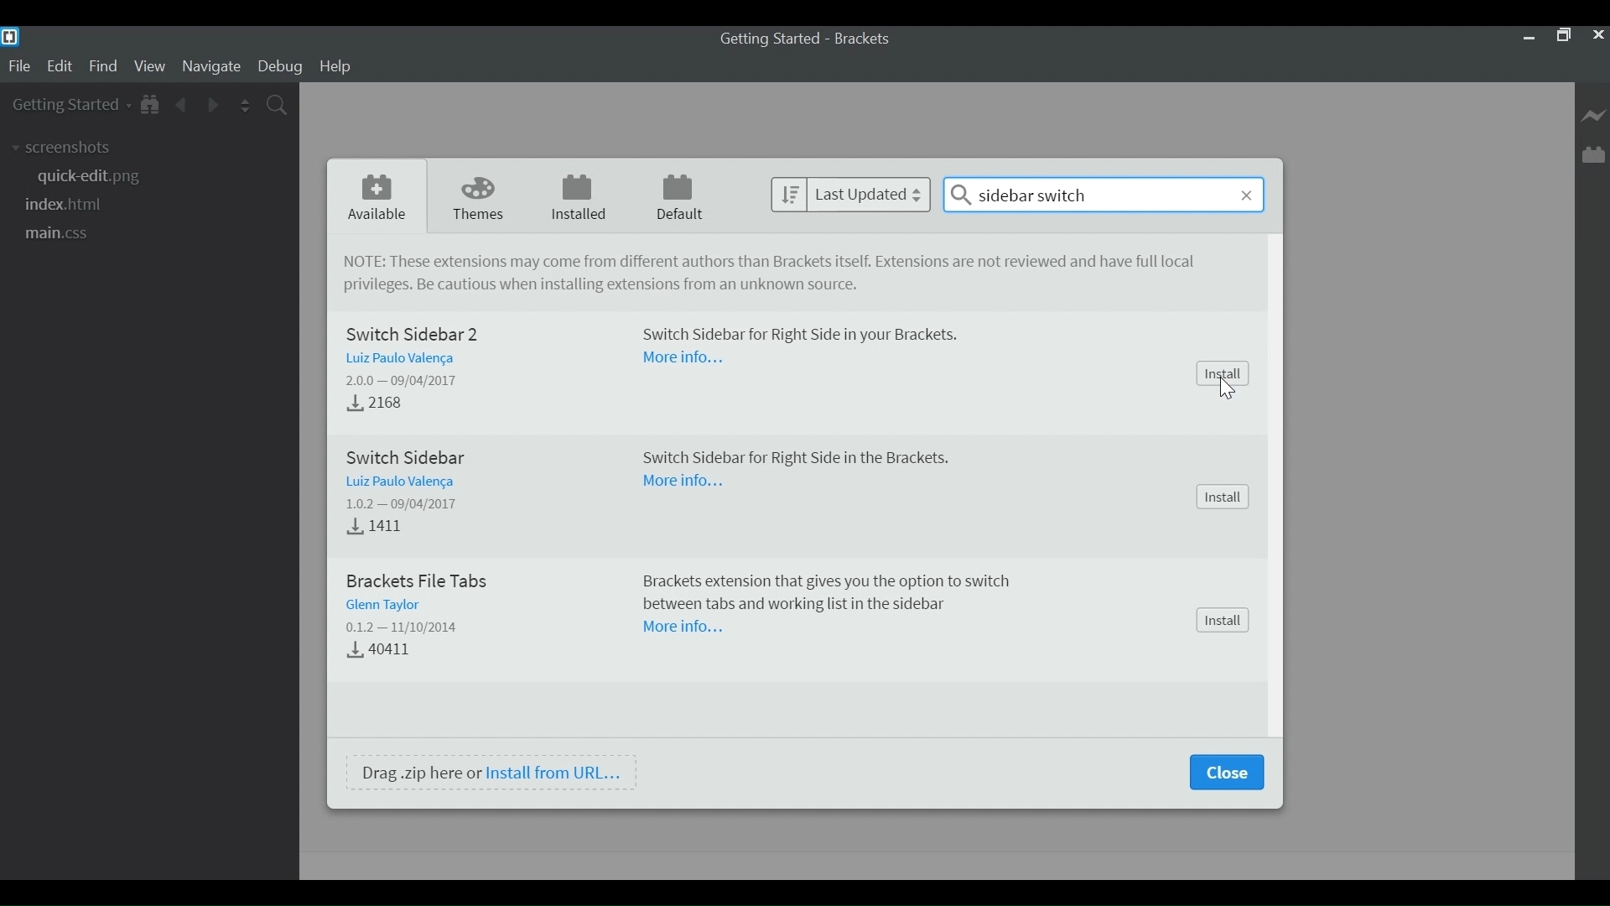 The image size is (1610, 906). Describe the element at coordinates (1563, 37) in the screenshot. I see `Restore` at that location.